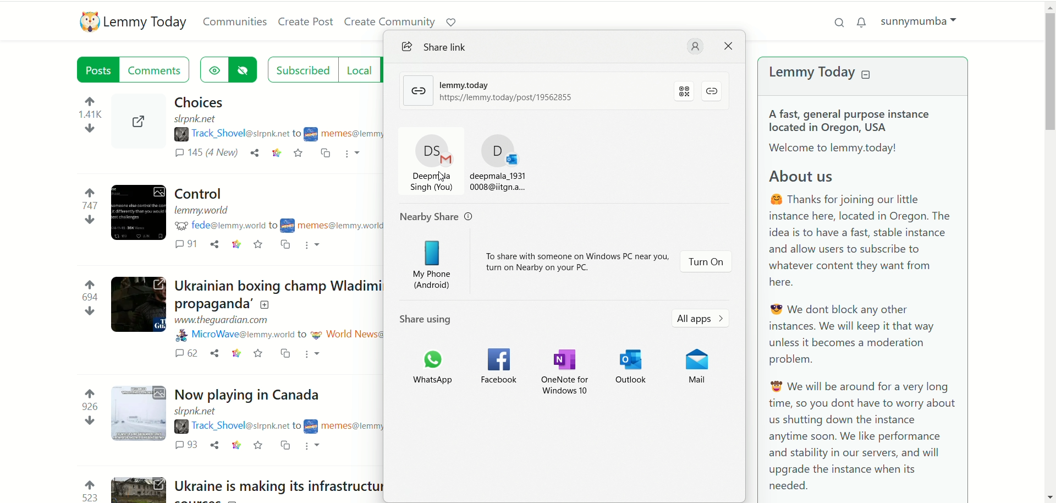 Image resolution: width=1056 pixels, height=503 pixels. I want to click on all apps, so click(702, 317).